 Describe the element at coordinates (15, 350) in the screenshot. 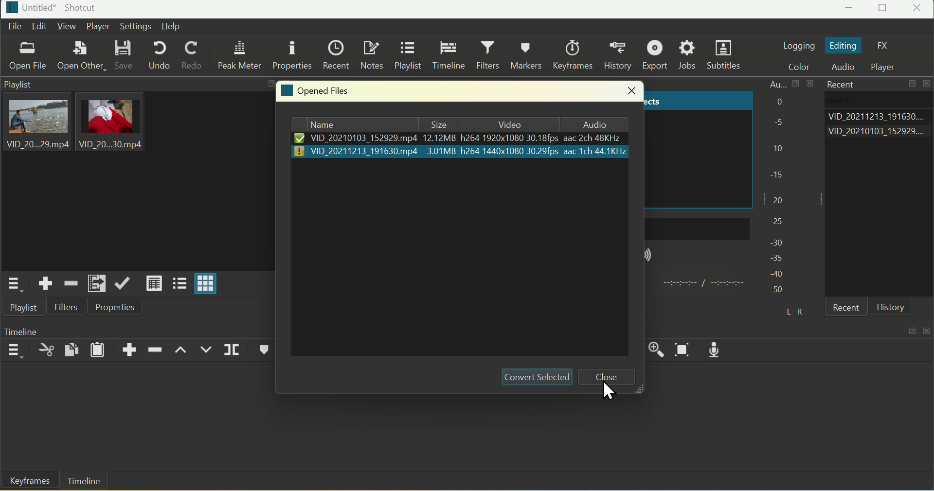

I see `Timeline Menu` at that location.